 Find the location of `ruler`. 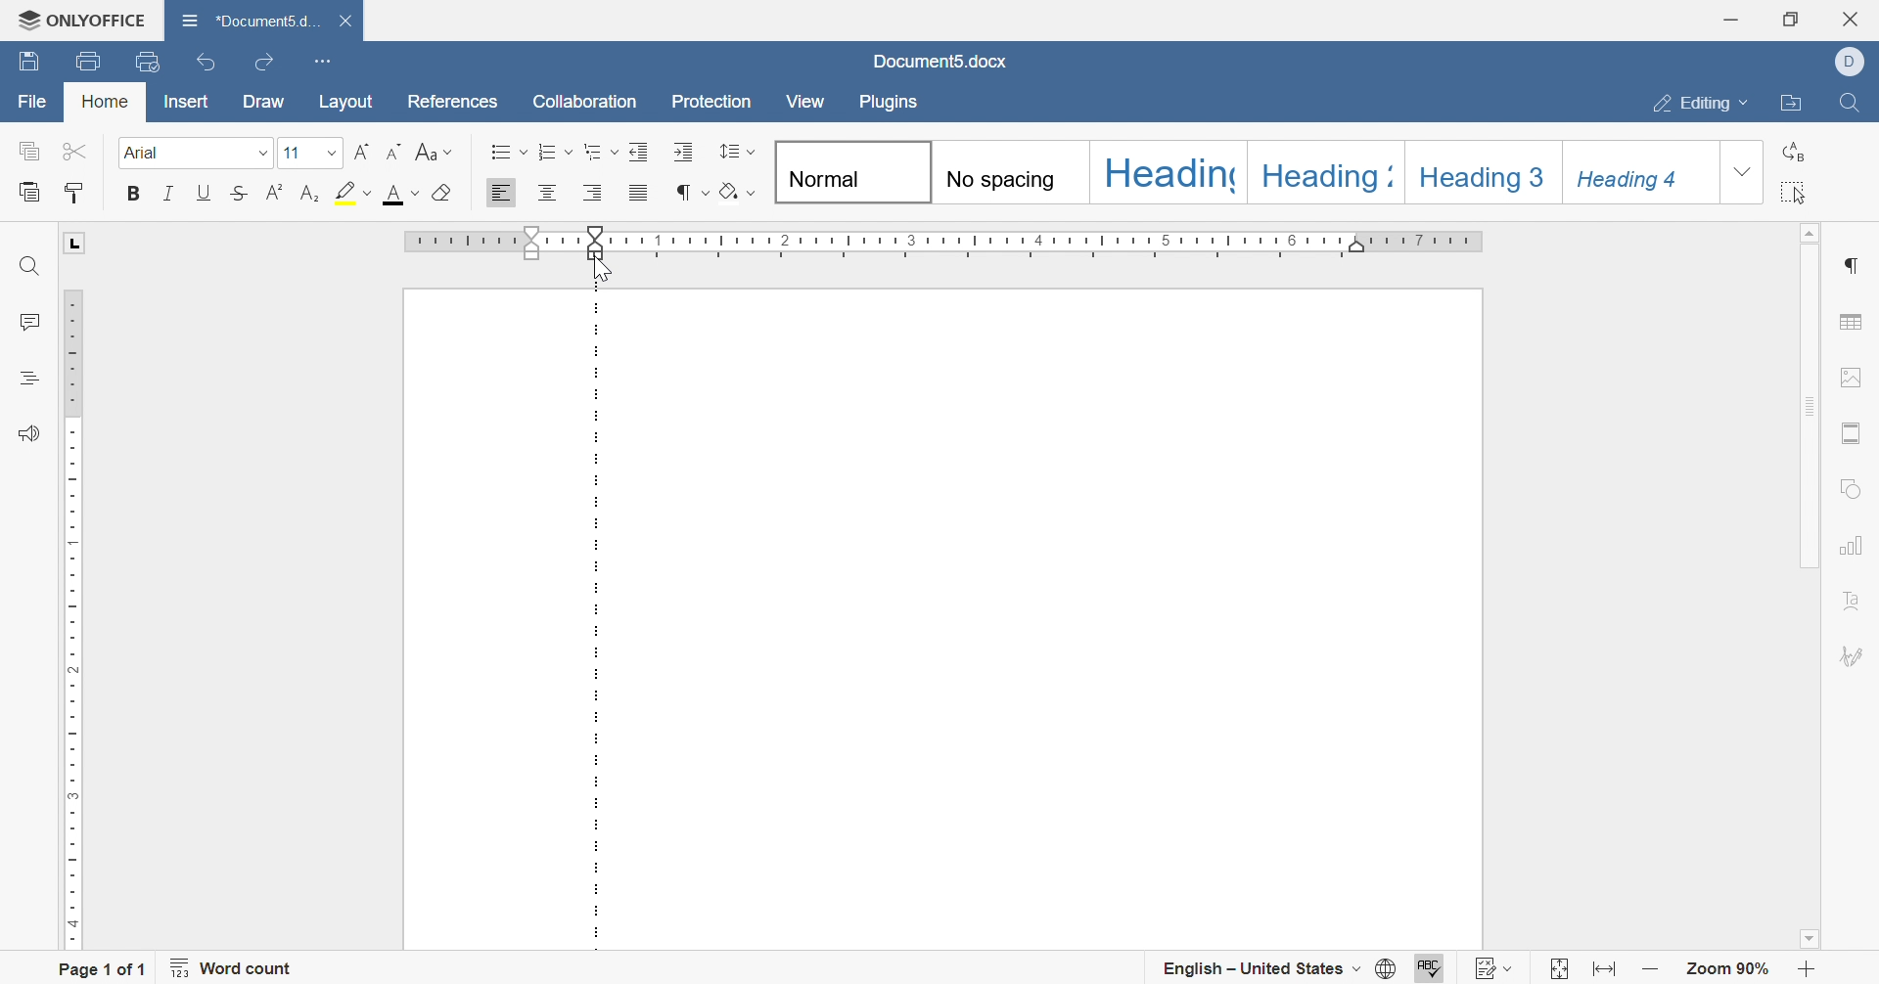

ruler is located at coordinates (69, 615).